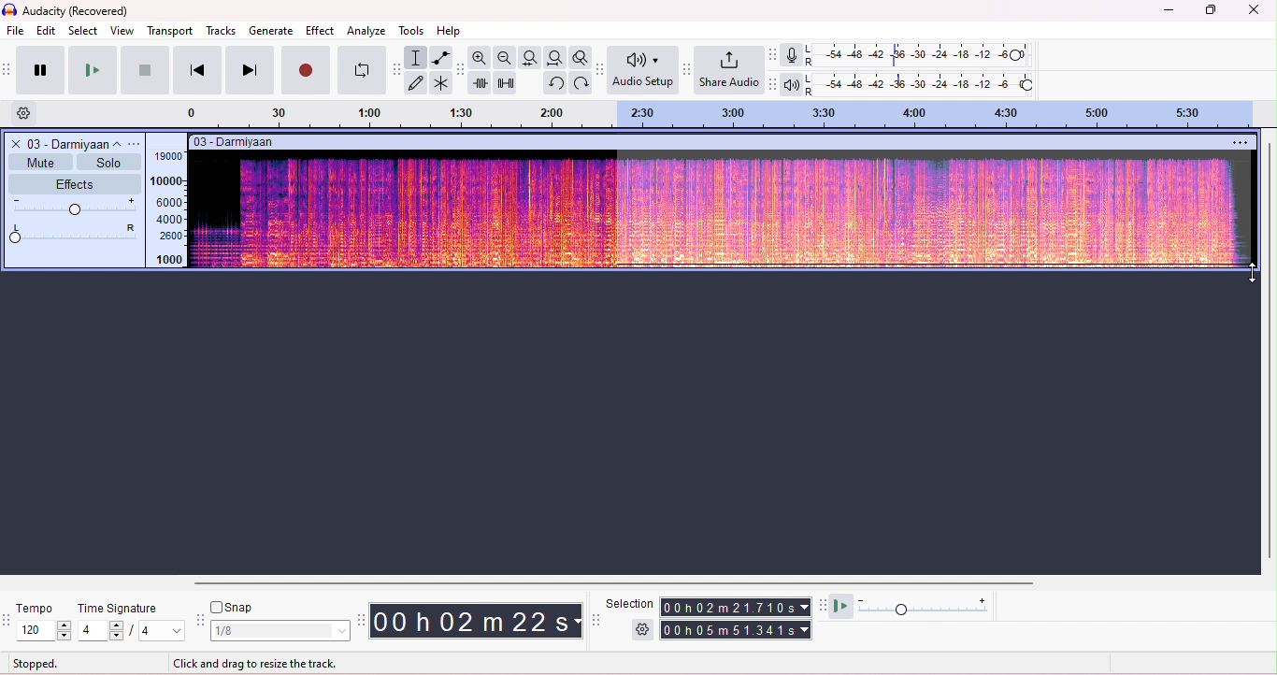 This screenshot has width=1277, height=675. What do you see at coordinates (688, 69) in the screenshot?
I see `share audio tool bar` at bounding box center [688, 69].